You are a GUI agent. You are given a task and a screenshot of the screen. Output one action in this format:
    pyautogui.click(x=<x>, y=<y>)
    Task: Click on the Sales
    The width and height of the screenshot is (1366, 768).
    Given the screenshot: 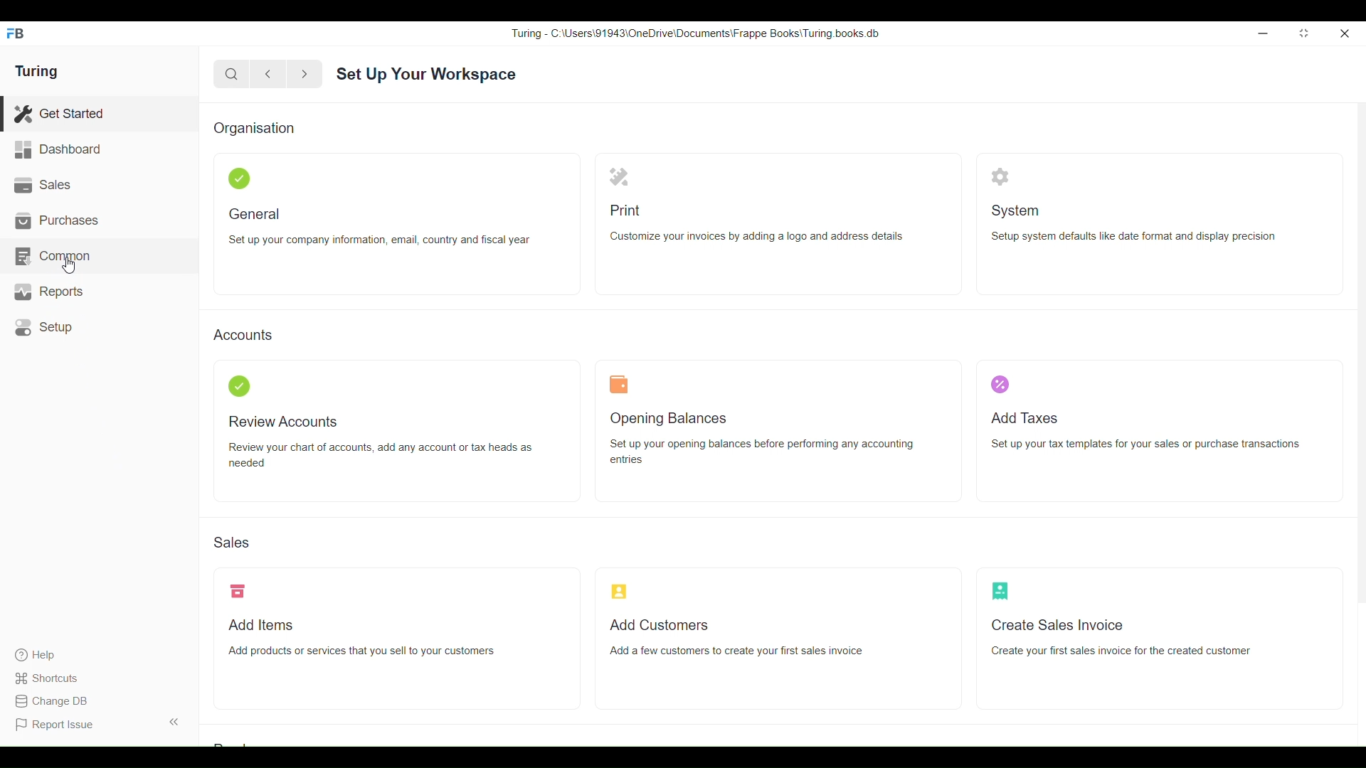 What is the action you would take?
    pyautogui.click(x=99, y=185)
    